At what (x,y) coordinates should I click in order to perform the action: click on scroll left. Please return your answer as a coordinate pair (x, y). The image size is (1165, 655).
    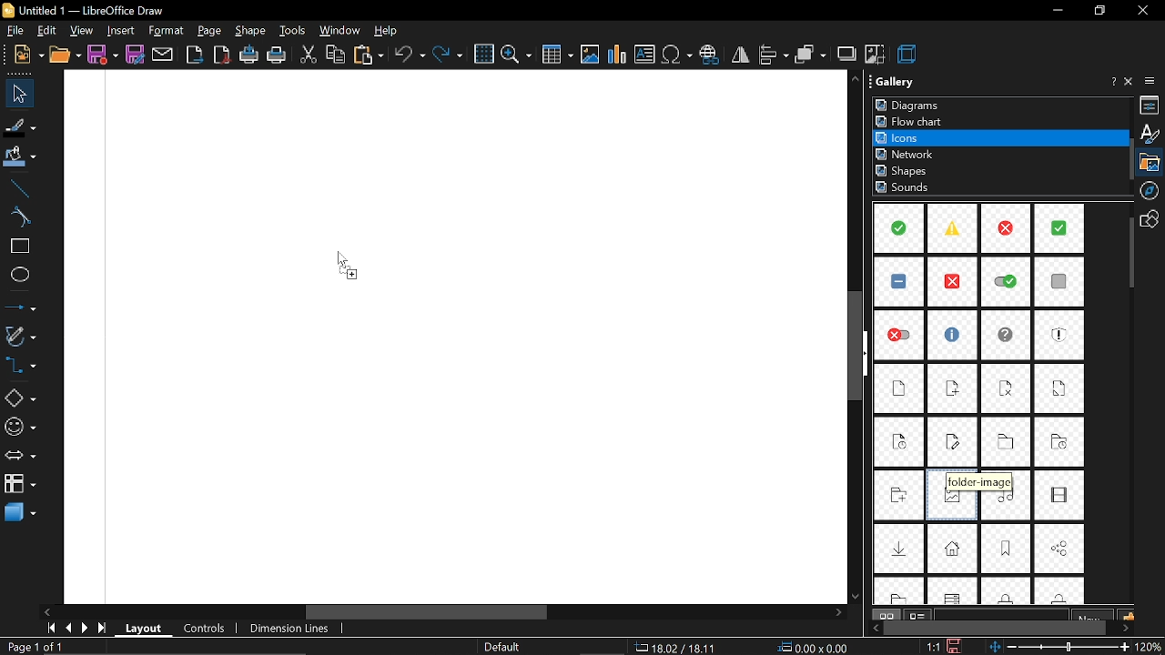
    Looking at the image, I should click on (49, 612).